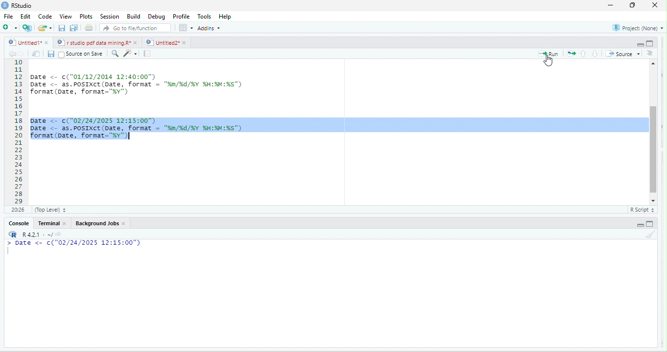 This screenshot has height=352, width=667. Describe the element at coordinates (14, 235) in the screenshot. I see `rs studio logo` at that location.